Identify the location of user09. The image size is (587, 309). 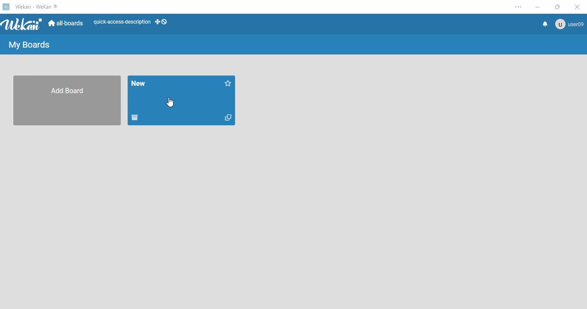
(569, 24).